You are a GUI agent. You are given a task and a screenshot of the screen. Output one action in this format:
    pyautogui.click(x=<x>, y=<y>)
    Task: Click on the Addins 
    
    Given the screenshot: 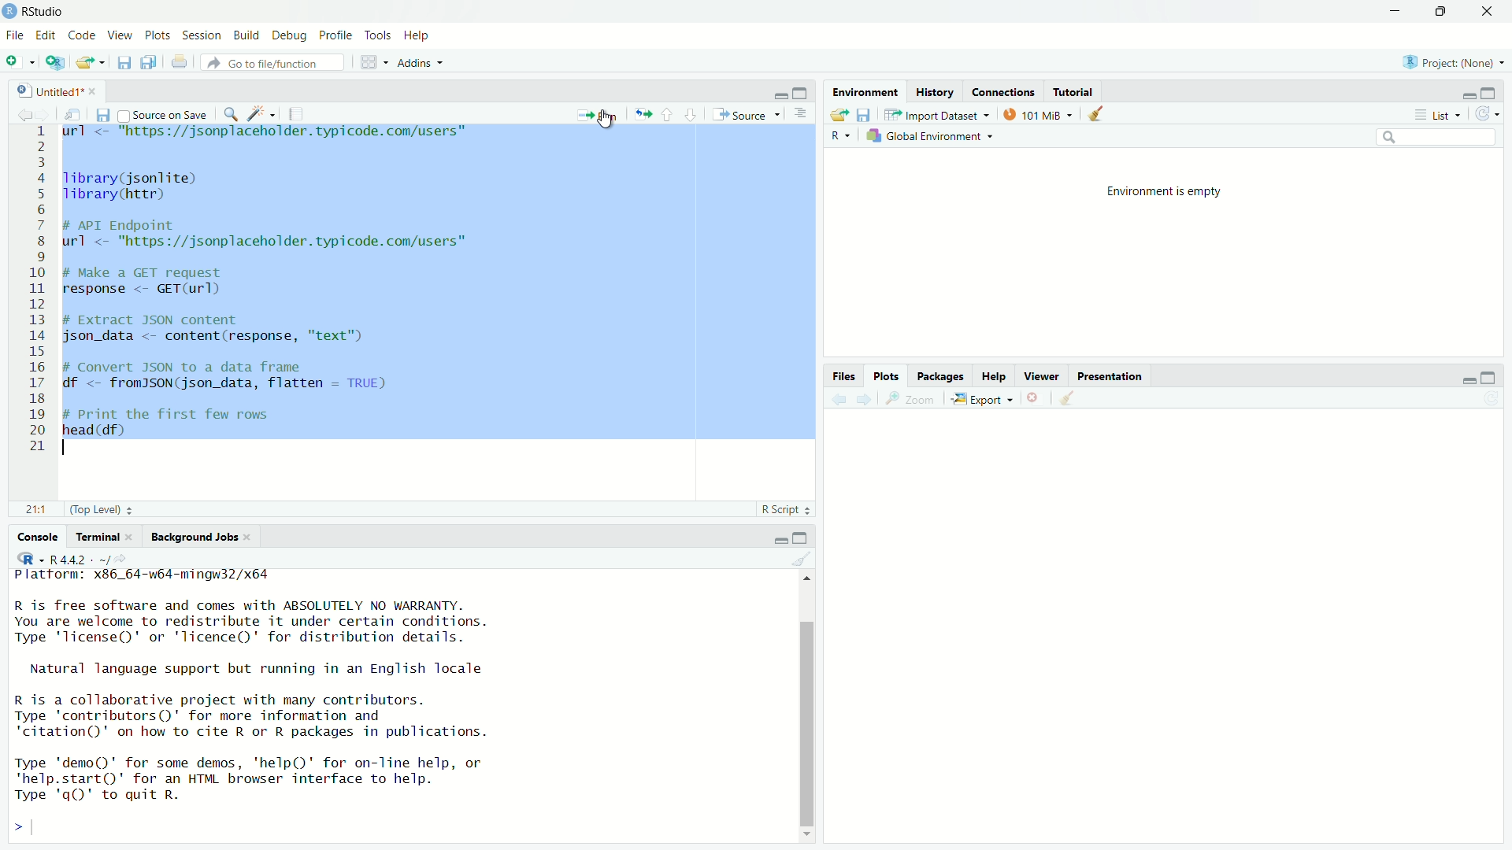 What is the action you would take?
    pyautogui.click(x=423, y=62)
    